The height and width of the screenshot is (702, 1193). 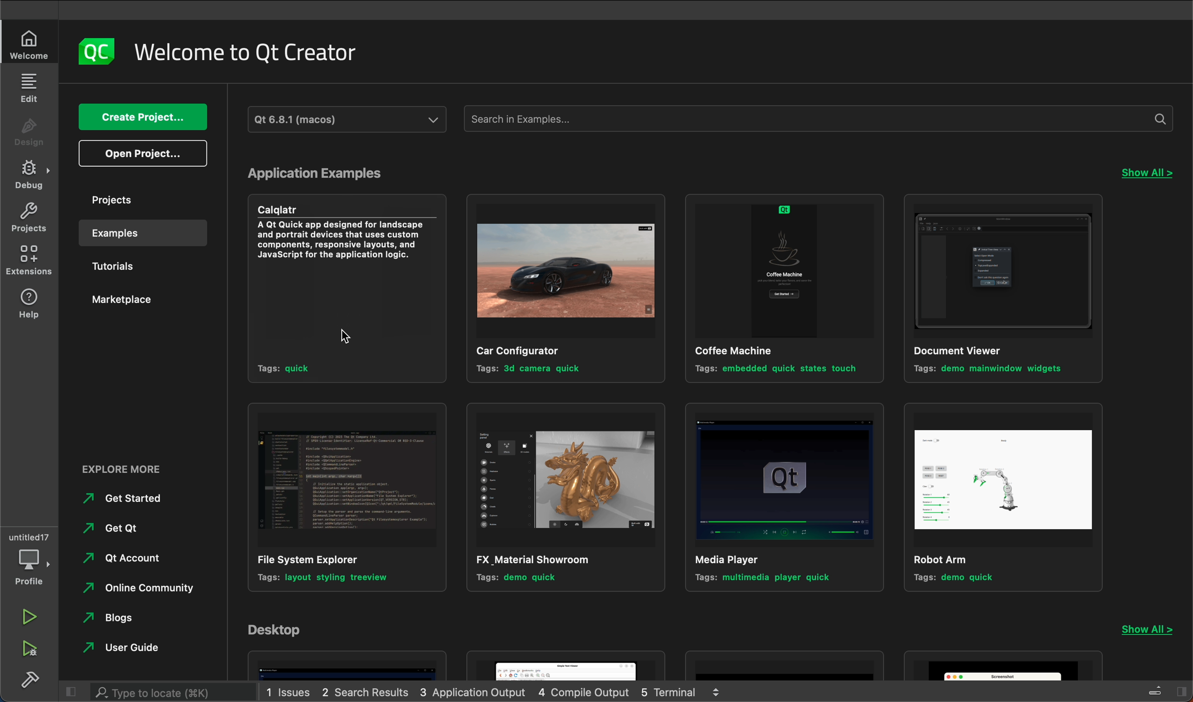 What do you see at coordinates (688, 693) in the screenshot?
I see `terminal` at bounding box center [688, 693].